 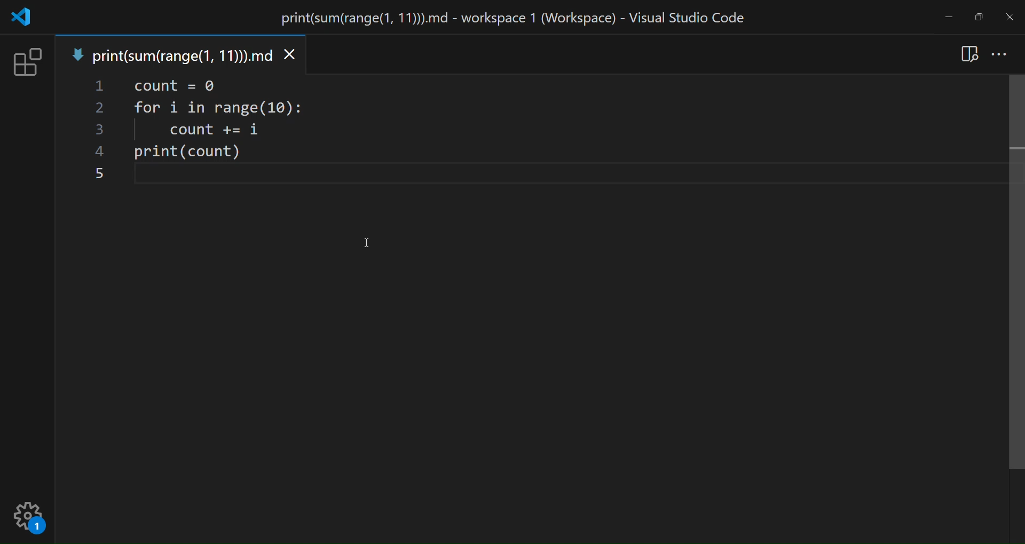 What do you see at coordinates (290, 56) in the screenshot?
I see `close tab` at bounding box center [290, 56].